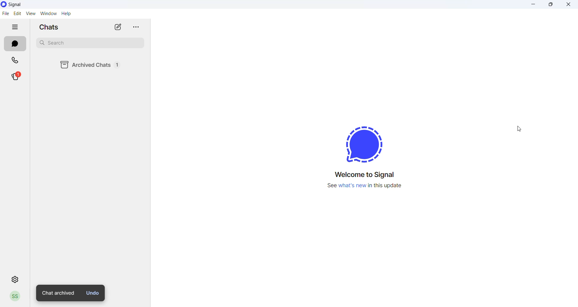 Image resolution: width=578 pixels, height=307 pixels. What do you see at coordinates (30, 13) in the screenshot?
I see `view` at bounding box center [30, 13].